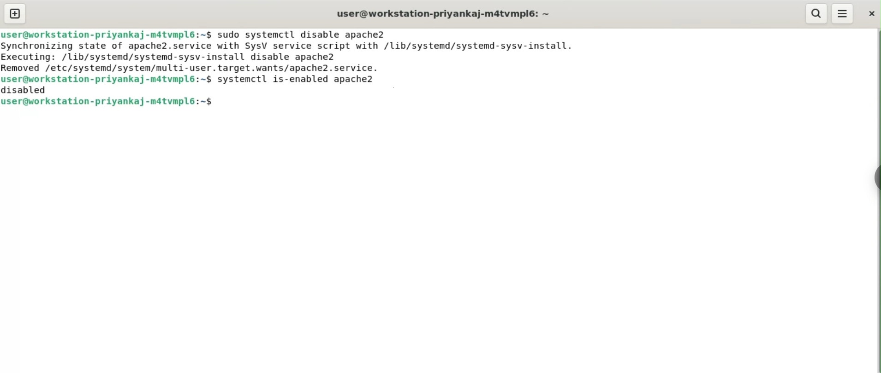  I want to click on Synchronizing state of apache2.service with SysV service script with /lib/systemd/systemd-sysv-install.
Executing: /lib/systemd/systemd-sysv-install disable apache2
Removed /etc/svstemd/svstem/multi-user.taraget.wants/apache?2.service., so click(298, 56).